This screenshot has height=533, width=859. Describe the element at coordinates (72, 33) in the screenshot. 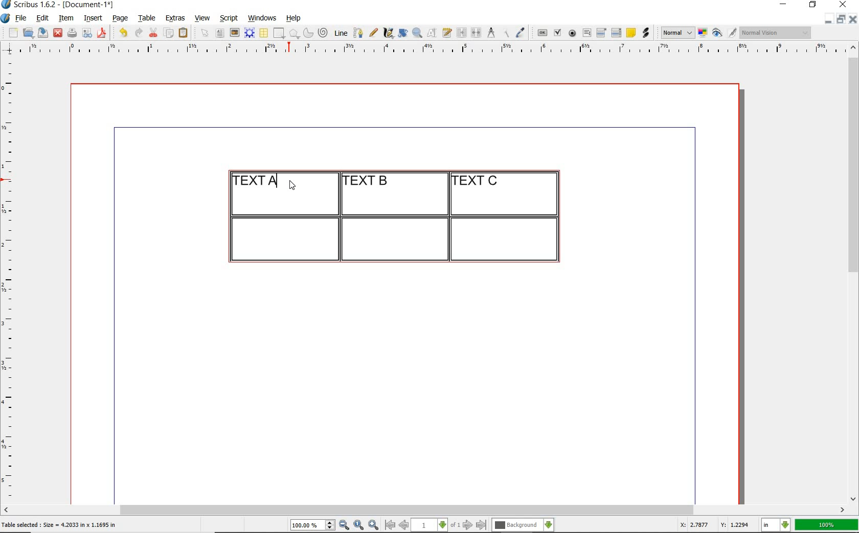

I see `print` at that location.